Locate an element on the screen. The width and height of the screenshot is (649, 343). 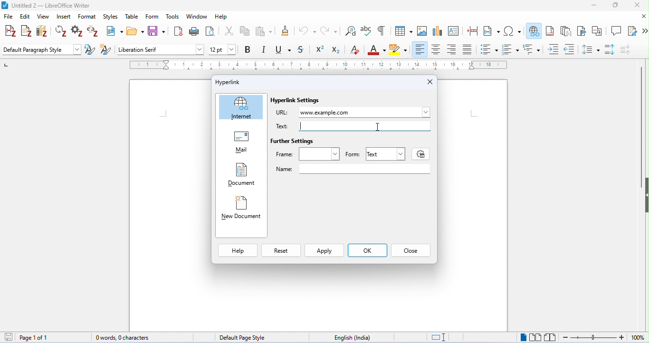
Text is located at coordinates (386, 153).